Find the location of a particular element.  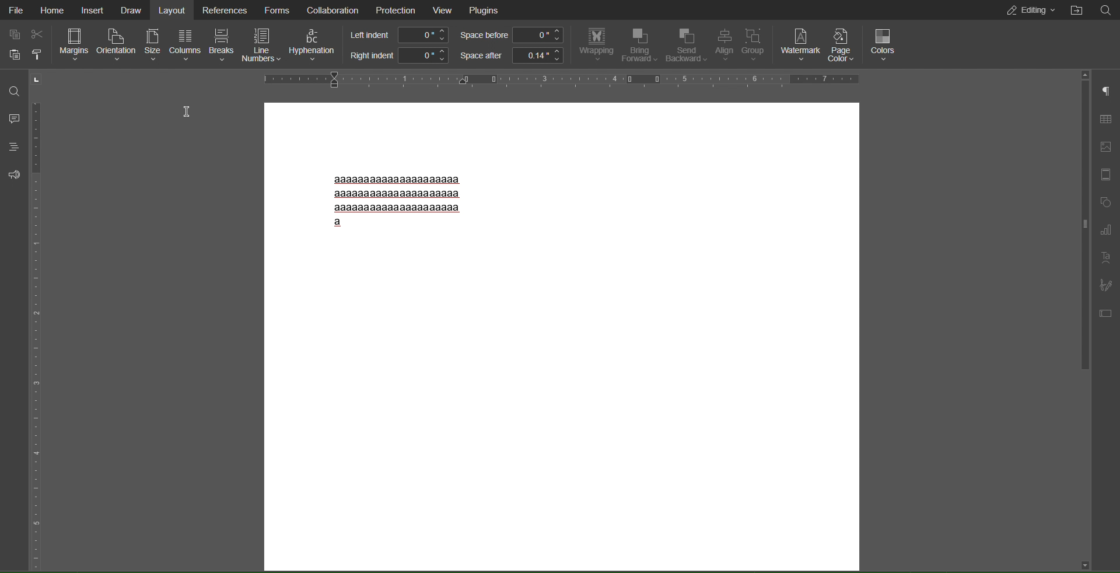

cursor is located at coordinates (188, 111).